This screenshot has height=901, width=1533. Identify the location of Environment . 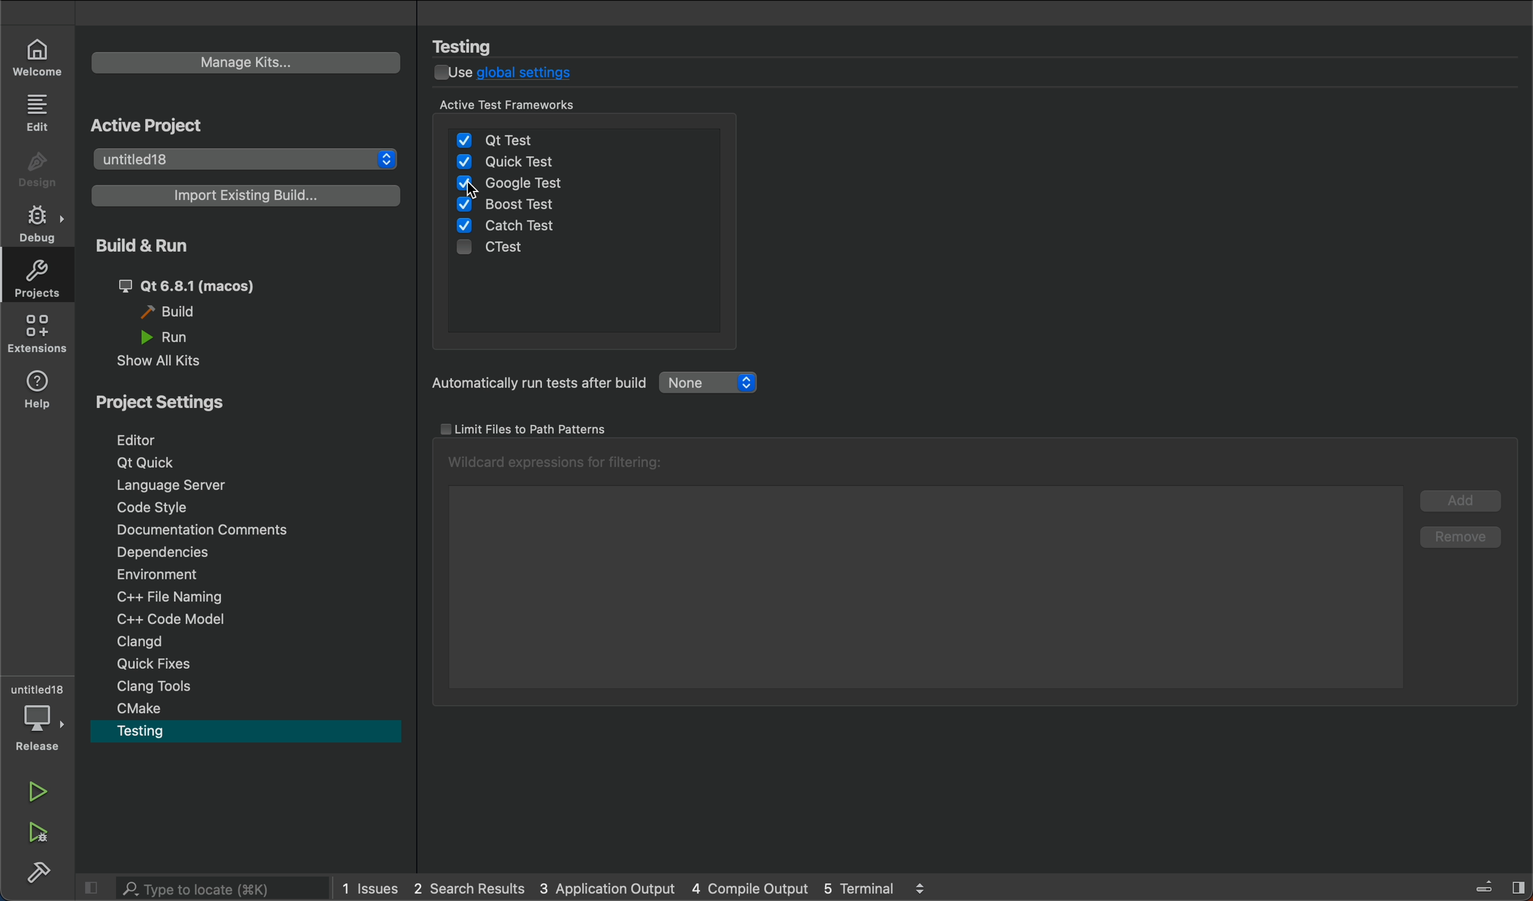
(250, 577).